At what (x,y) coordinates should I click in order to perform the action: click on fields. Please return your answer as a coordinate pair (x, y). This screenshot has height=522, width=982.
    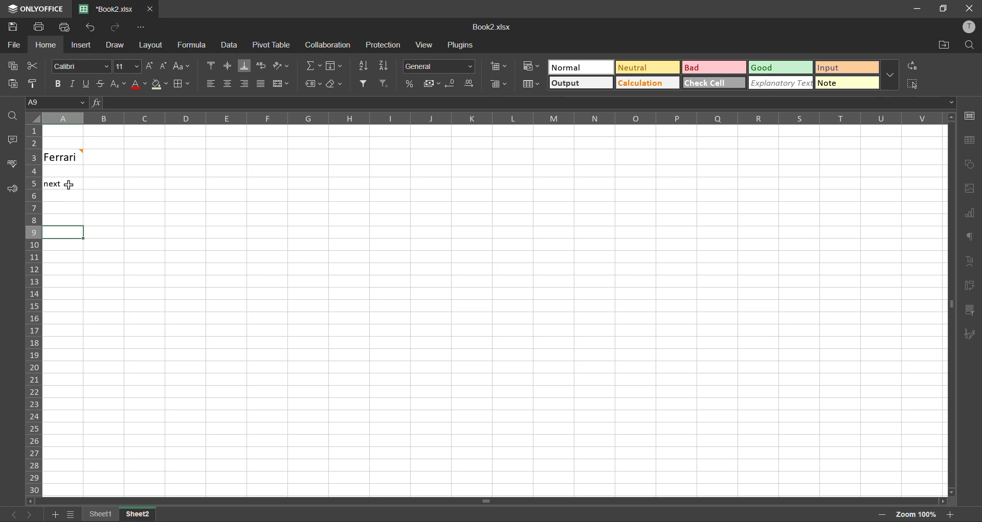
    Looking at the image, I should click on (334, 66).